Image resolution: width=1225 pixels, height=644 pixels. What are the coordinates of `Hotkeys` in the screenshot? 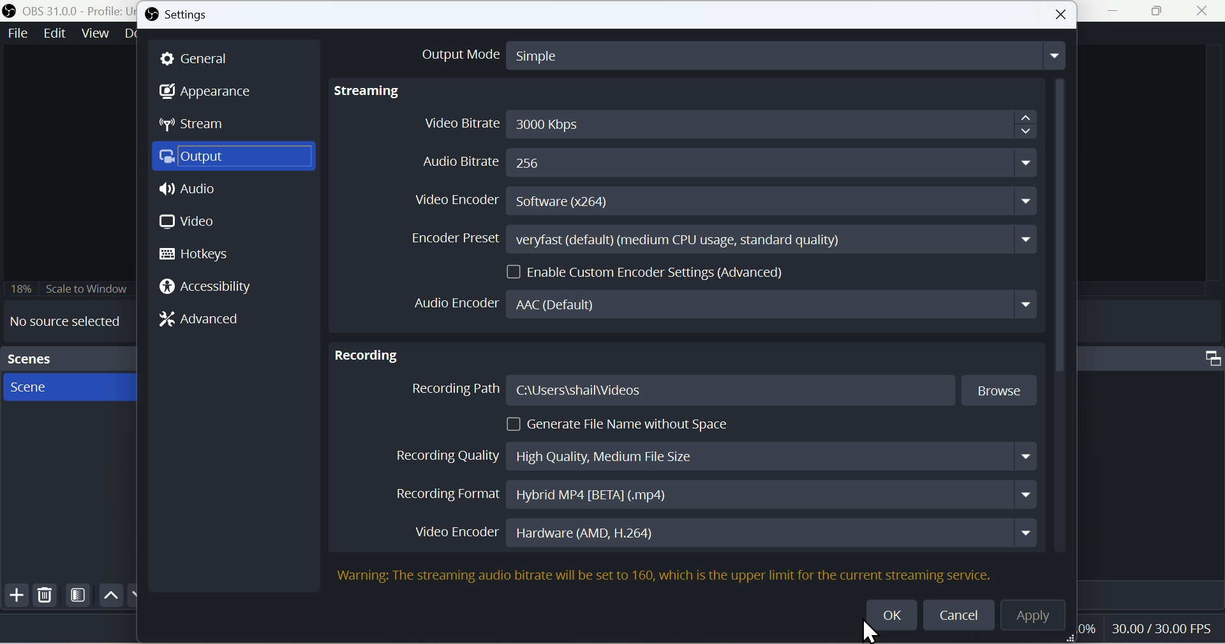 It's located at (201, 254).